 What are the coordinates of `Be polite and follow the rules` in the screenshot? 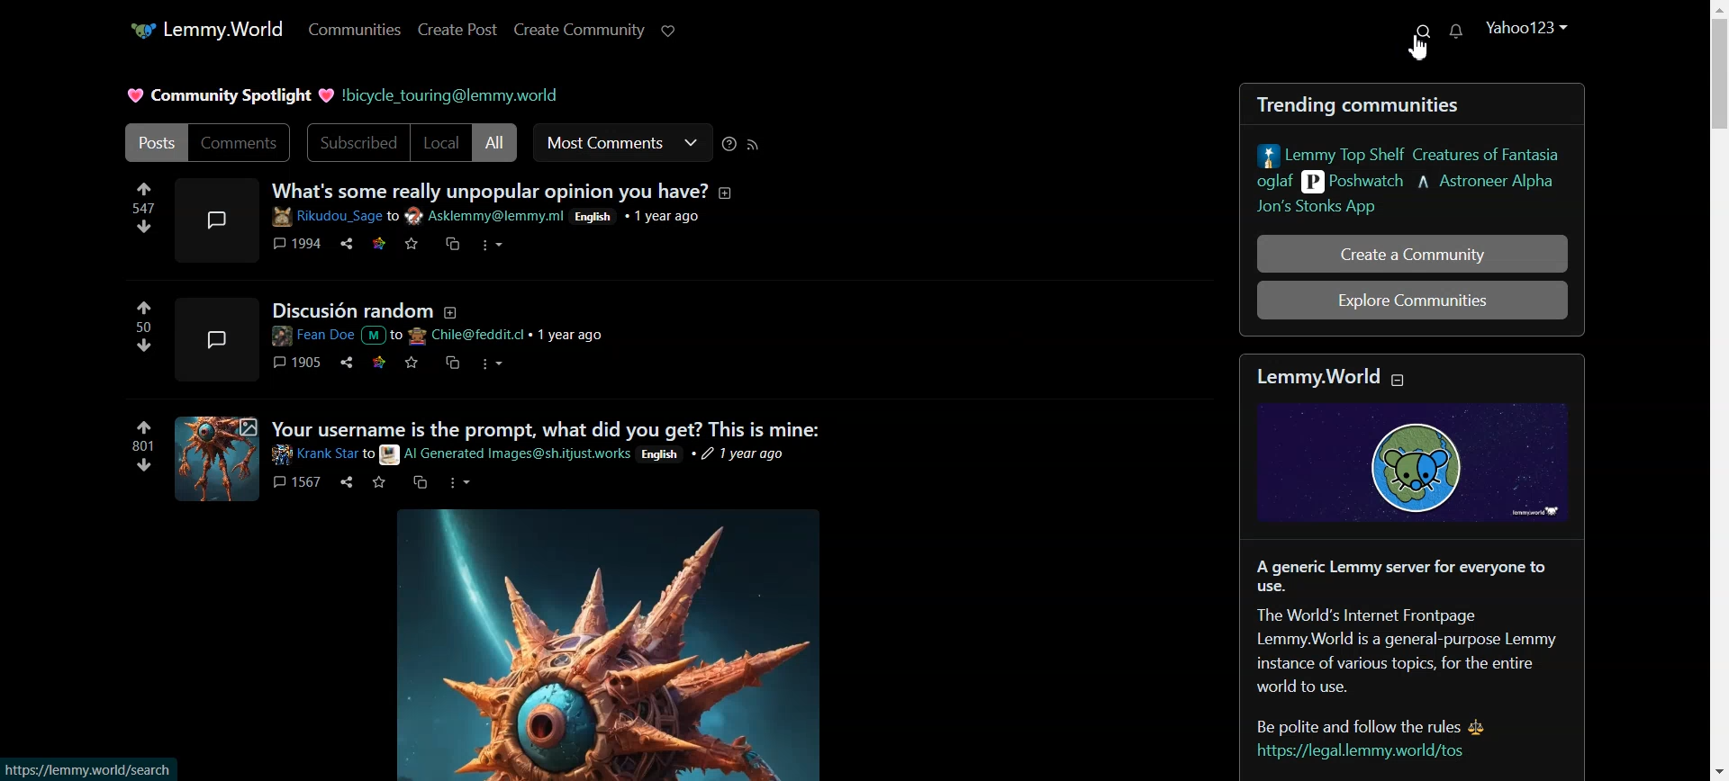 It's located at (1369, 726).